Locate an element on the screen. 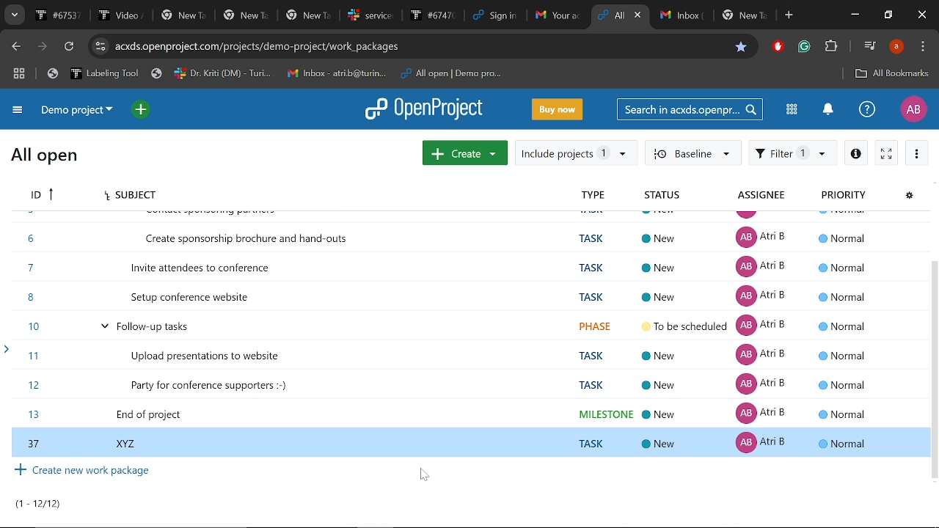 The image size is (939, 528). Filter is located at coordinates (794, 153).